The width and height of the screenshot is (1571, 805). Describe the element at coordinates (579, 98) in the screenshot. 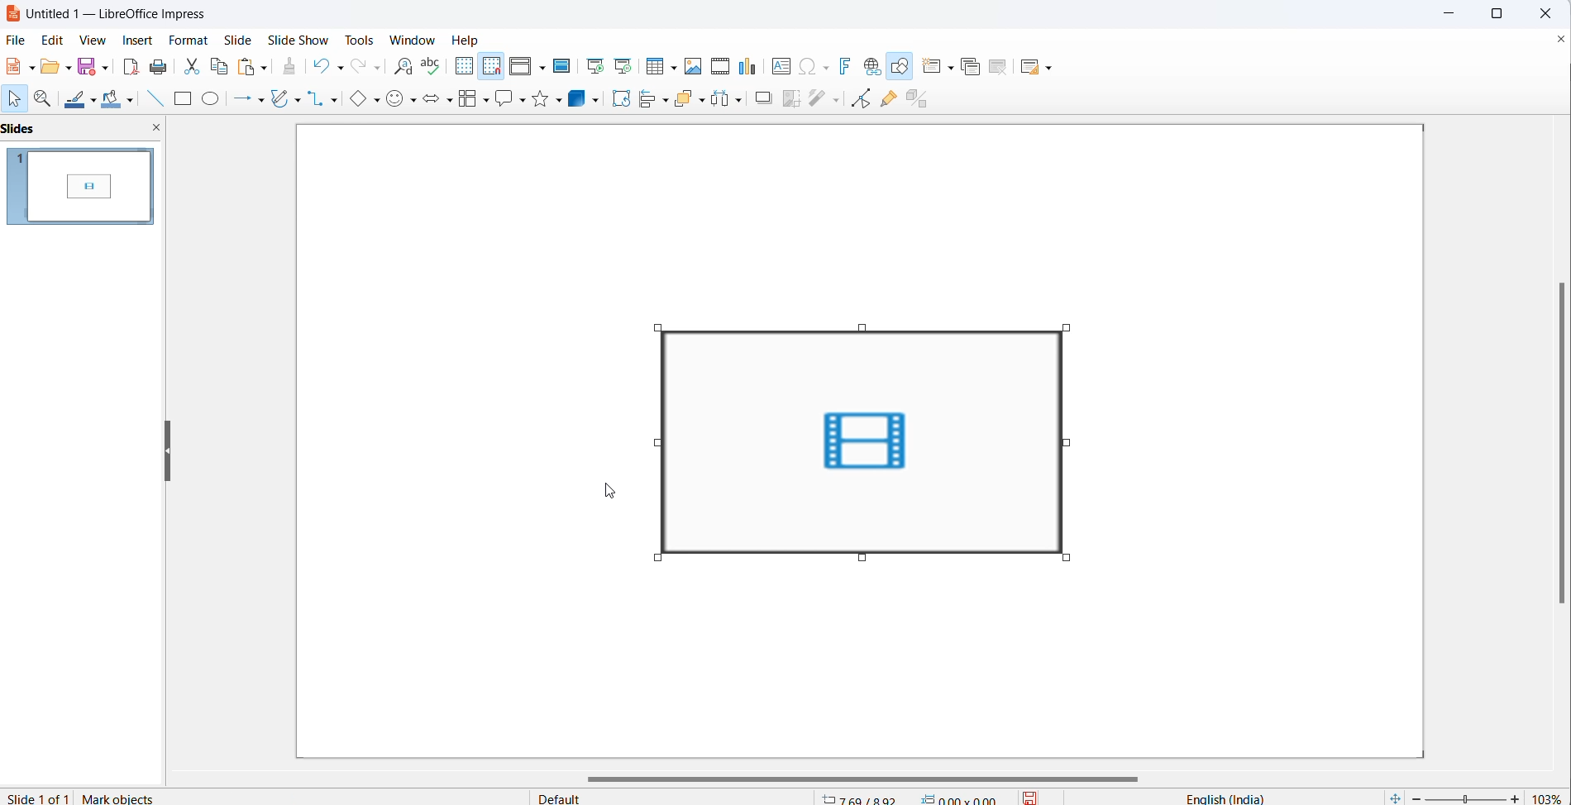

I see `3d object` at that location.